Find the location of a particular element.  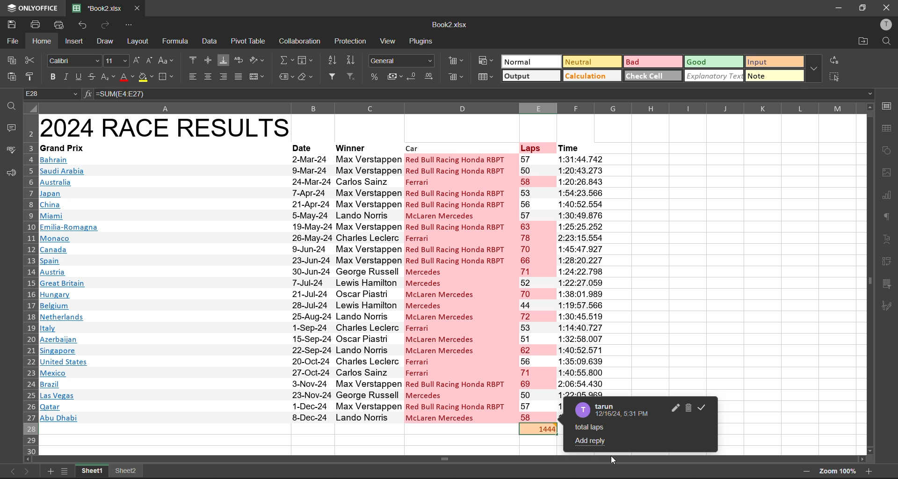

totsl laps is located at coordinates (542, 429).